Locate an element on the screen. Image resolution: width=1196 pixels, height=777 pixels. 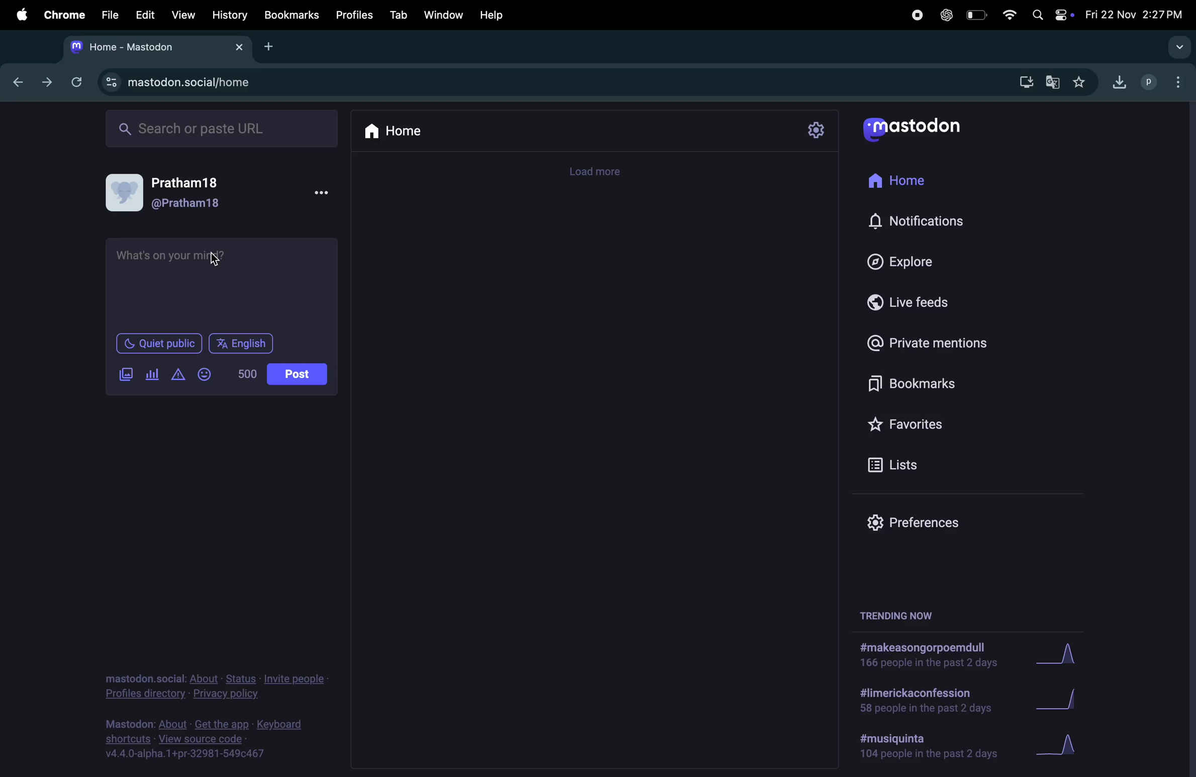
hashtags is located at coordinates (929, 655).